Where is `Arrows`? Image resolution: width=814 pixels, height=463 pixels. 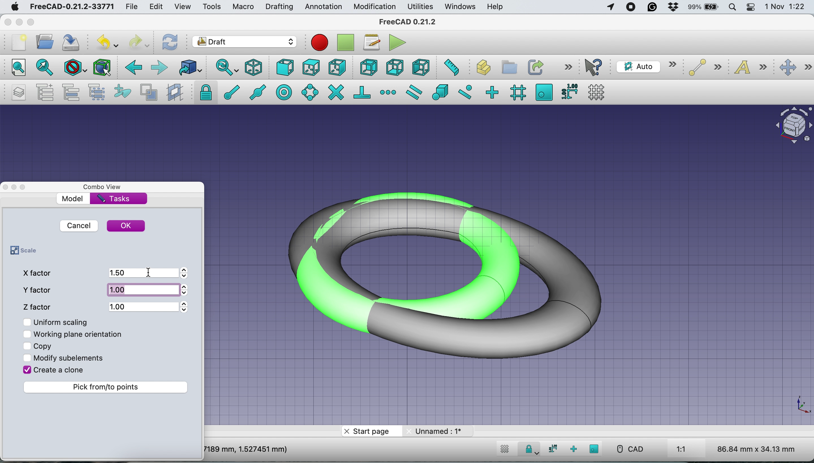
Arrows is located at coordinates (185, 307).